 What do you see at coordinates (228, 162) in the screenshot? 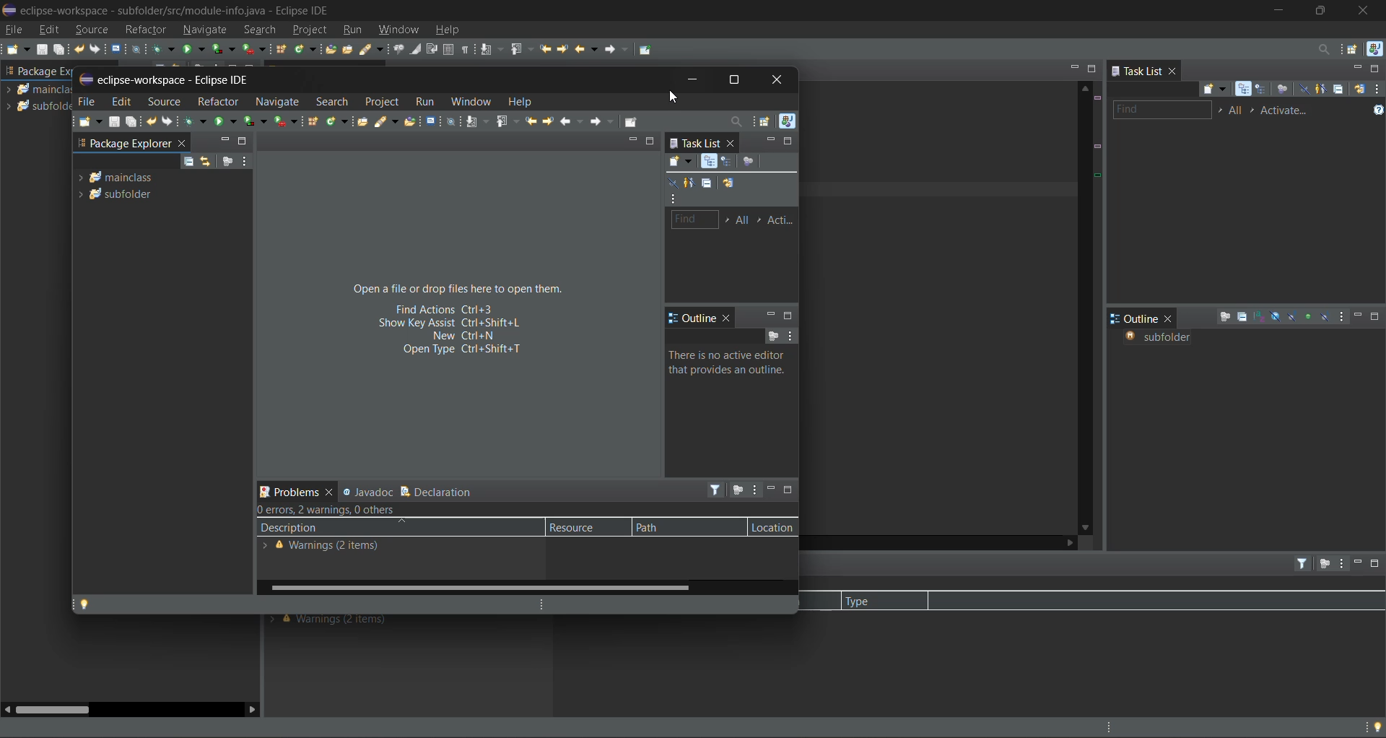
I see `focus on active task` at bounding box center [228, 162].